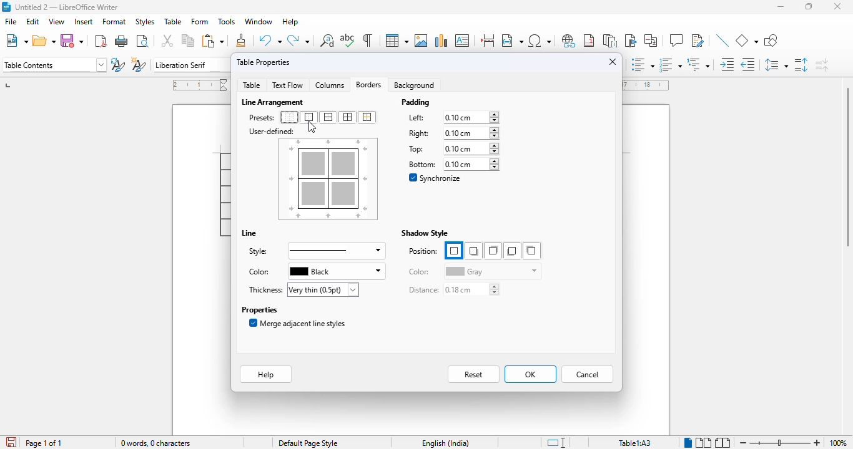 The height and width of the screenshot is (449, 853). Describe the element at coordinates (242, 40) in the screenshot. I see `clone formatting` at that location.